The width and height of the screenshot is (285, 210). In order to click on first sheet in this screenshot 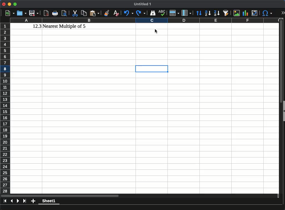, I will do `click(6, 201)`.